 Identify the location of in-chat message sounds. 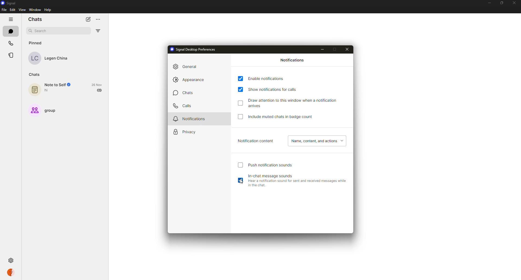
(297, 179).